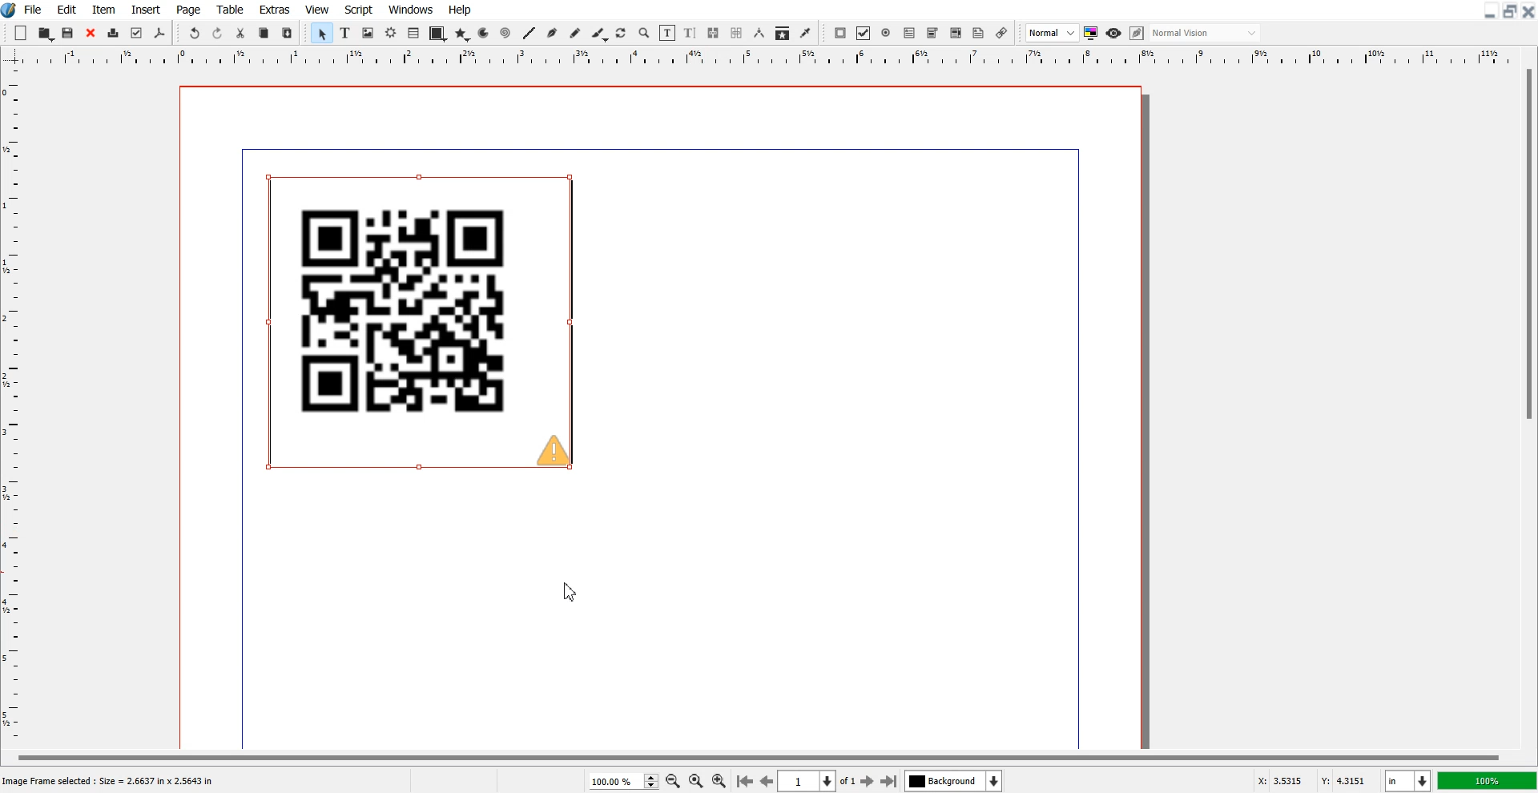  Describe the element at coordinates (1113, 33) in the screenshot. I see `Preview` at that location.